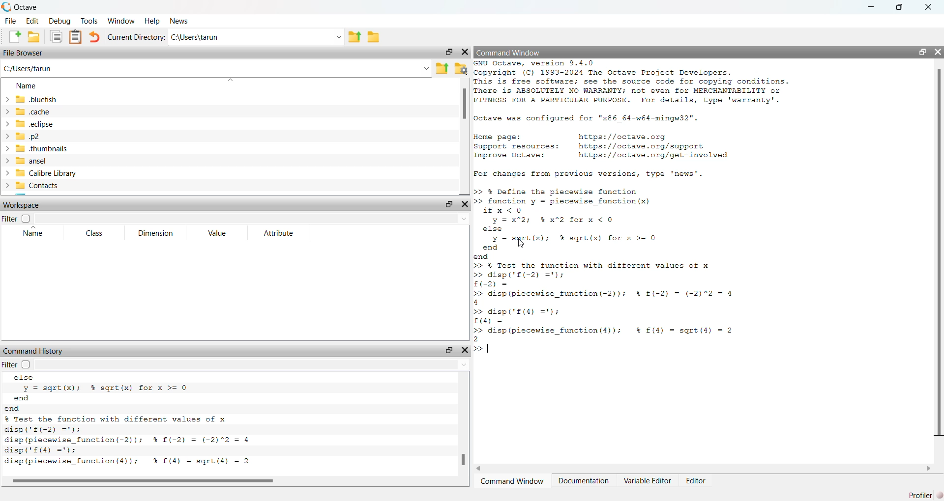  Describe the element at coordinates (89, 20) in the screenshot. I see `Tools` at that location.